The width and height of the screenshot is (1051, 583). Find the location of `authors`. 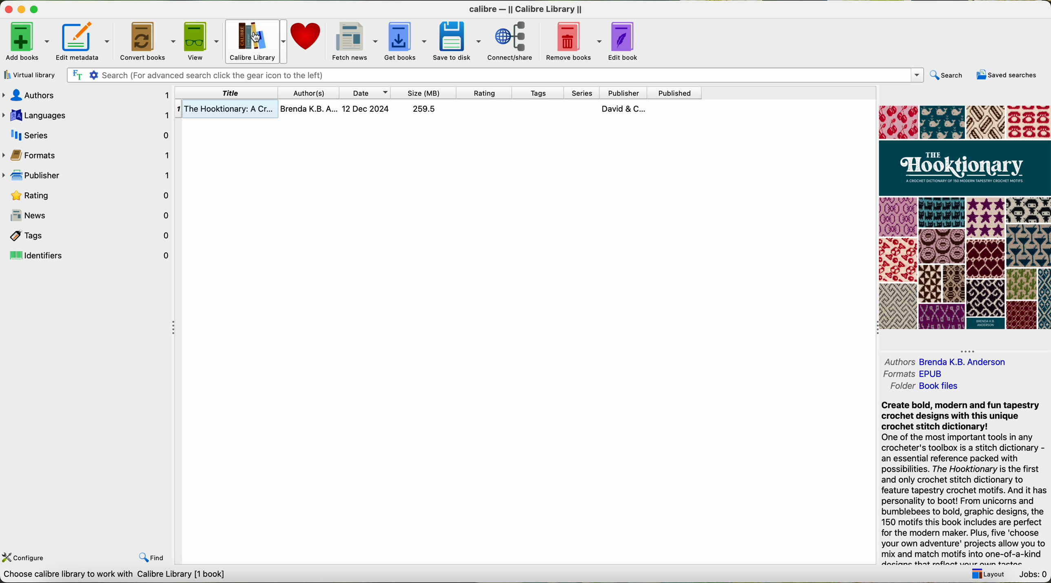

authors is located at coordinates (313, 93).